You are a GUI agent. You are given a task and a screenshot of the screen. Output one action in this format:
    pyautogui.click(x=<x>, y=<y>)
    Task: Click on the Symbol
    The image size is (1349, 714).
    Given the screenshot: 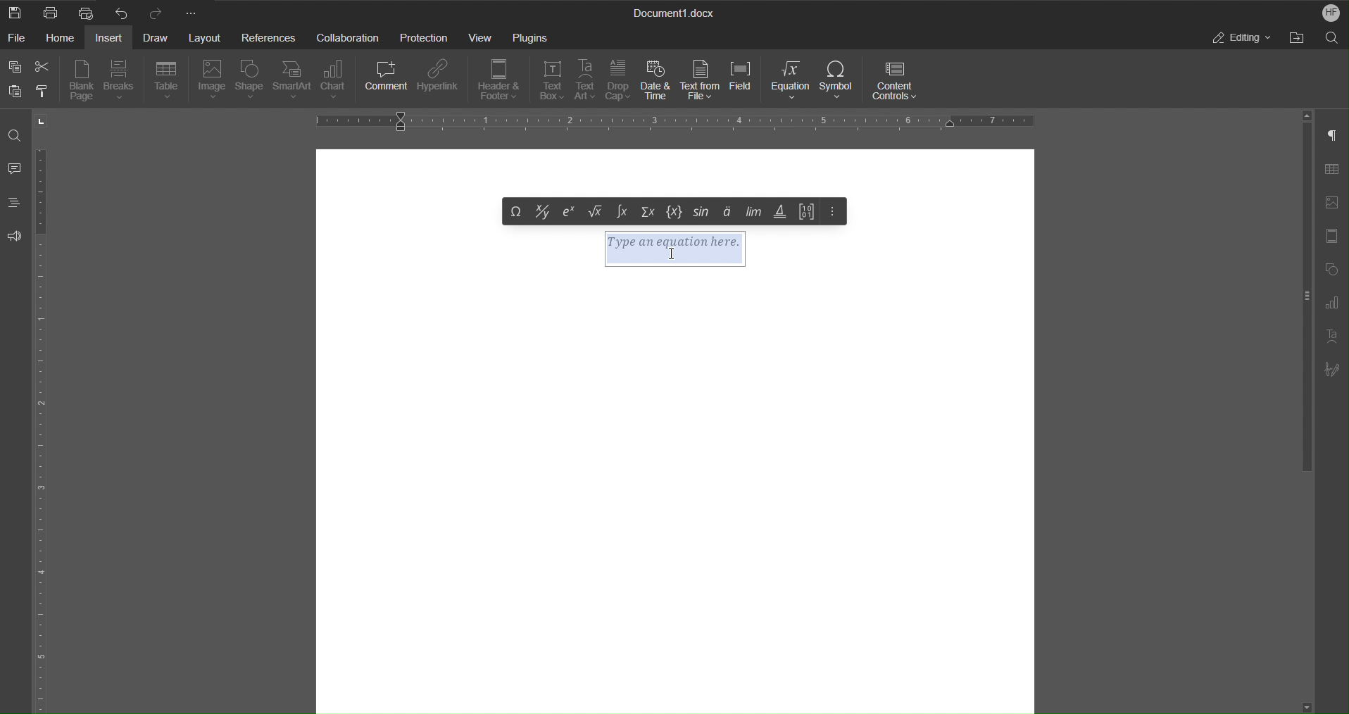 What is the action you would take?
    pyautogui.click(x=514, y=211)
    